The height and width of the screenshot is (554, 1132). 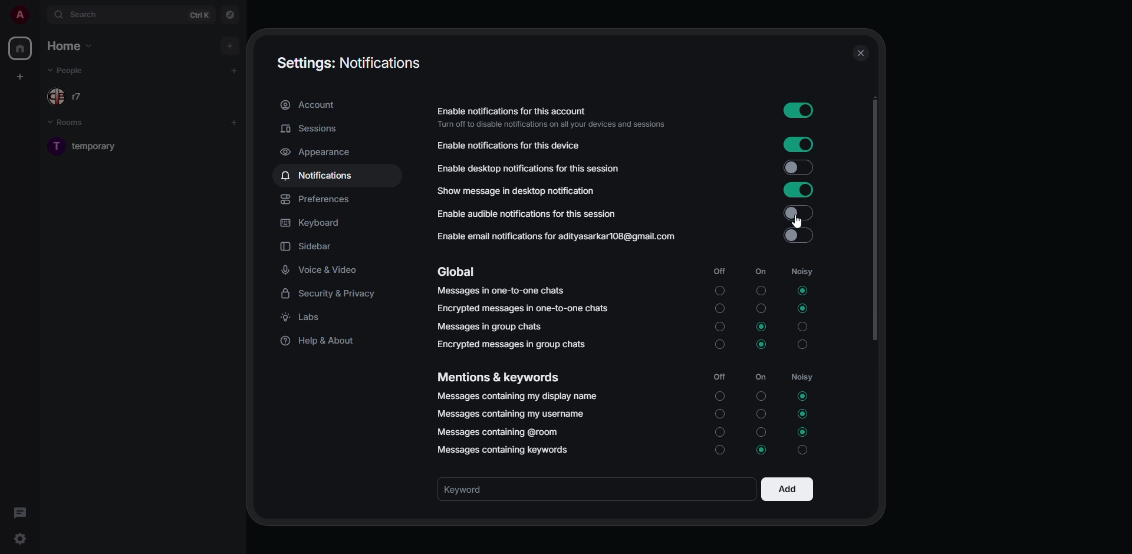 What do you see at coordinates (501, 431) in the screenshot?
I see `messages containing @room` at bounding box center [501, 431].